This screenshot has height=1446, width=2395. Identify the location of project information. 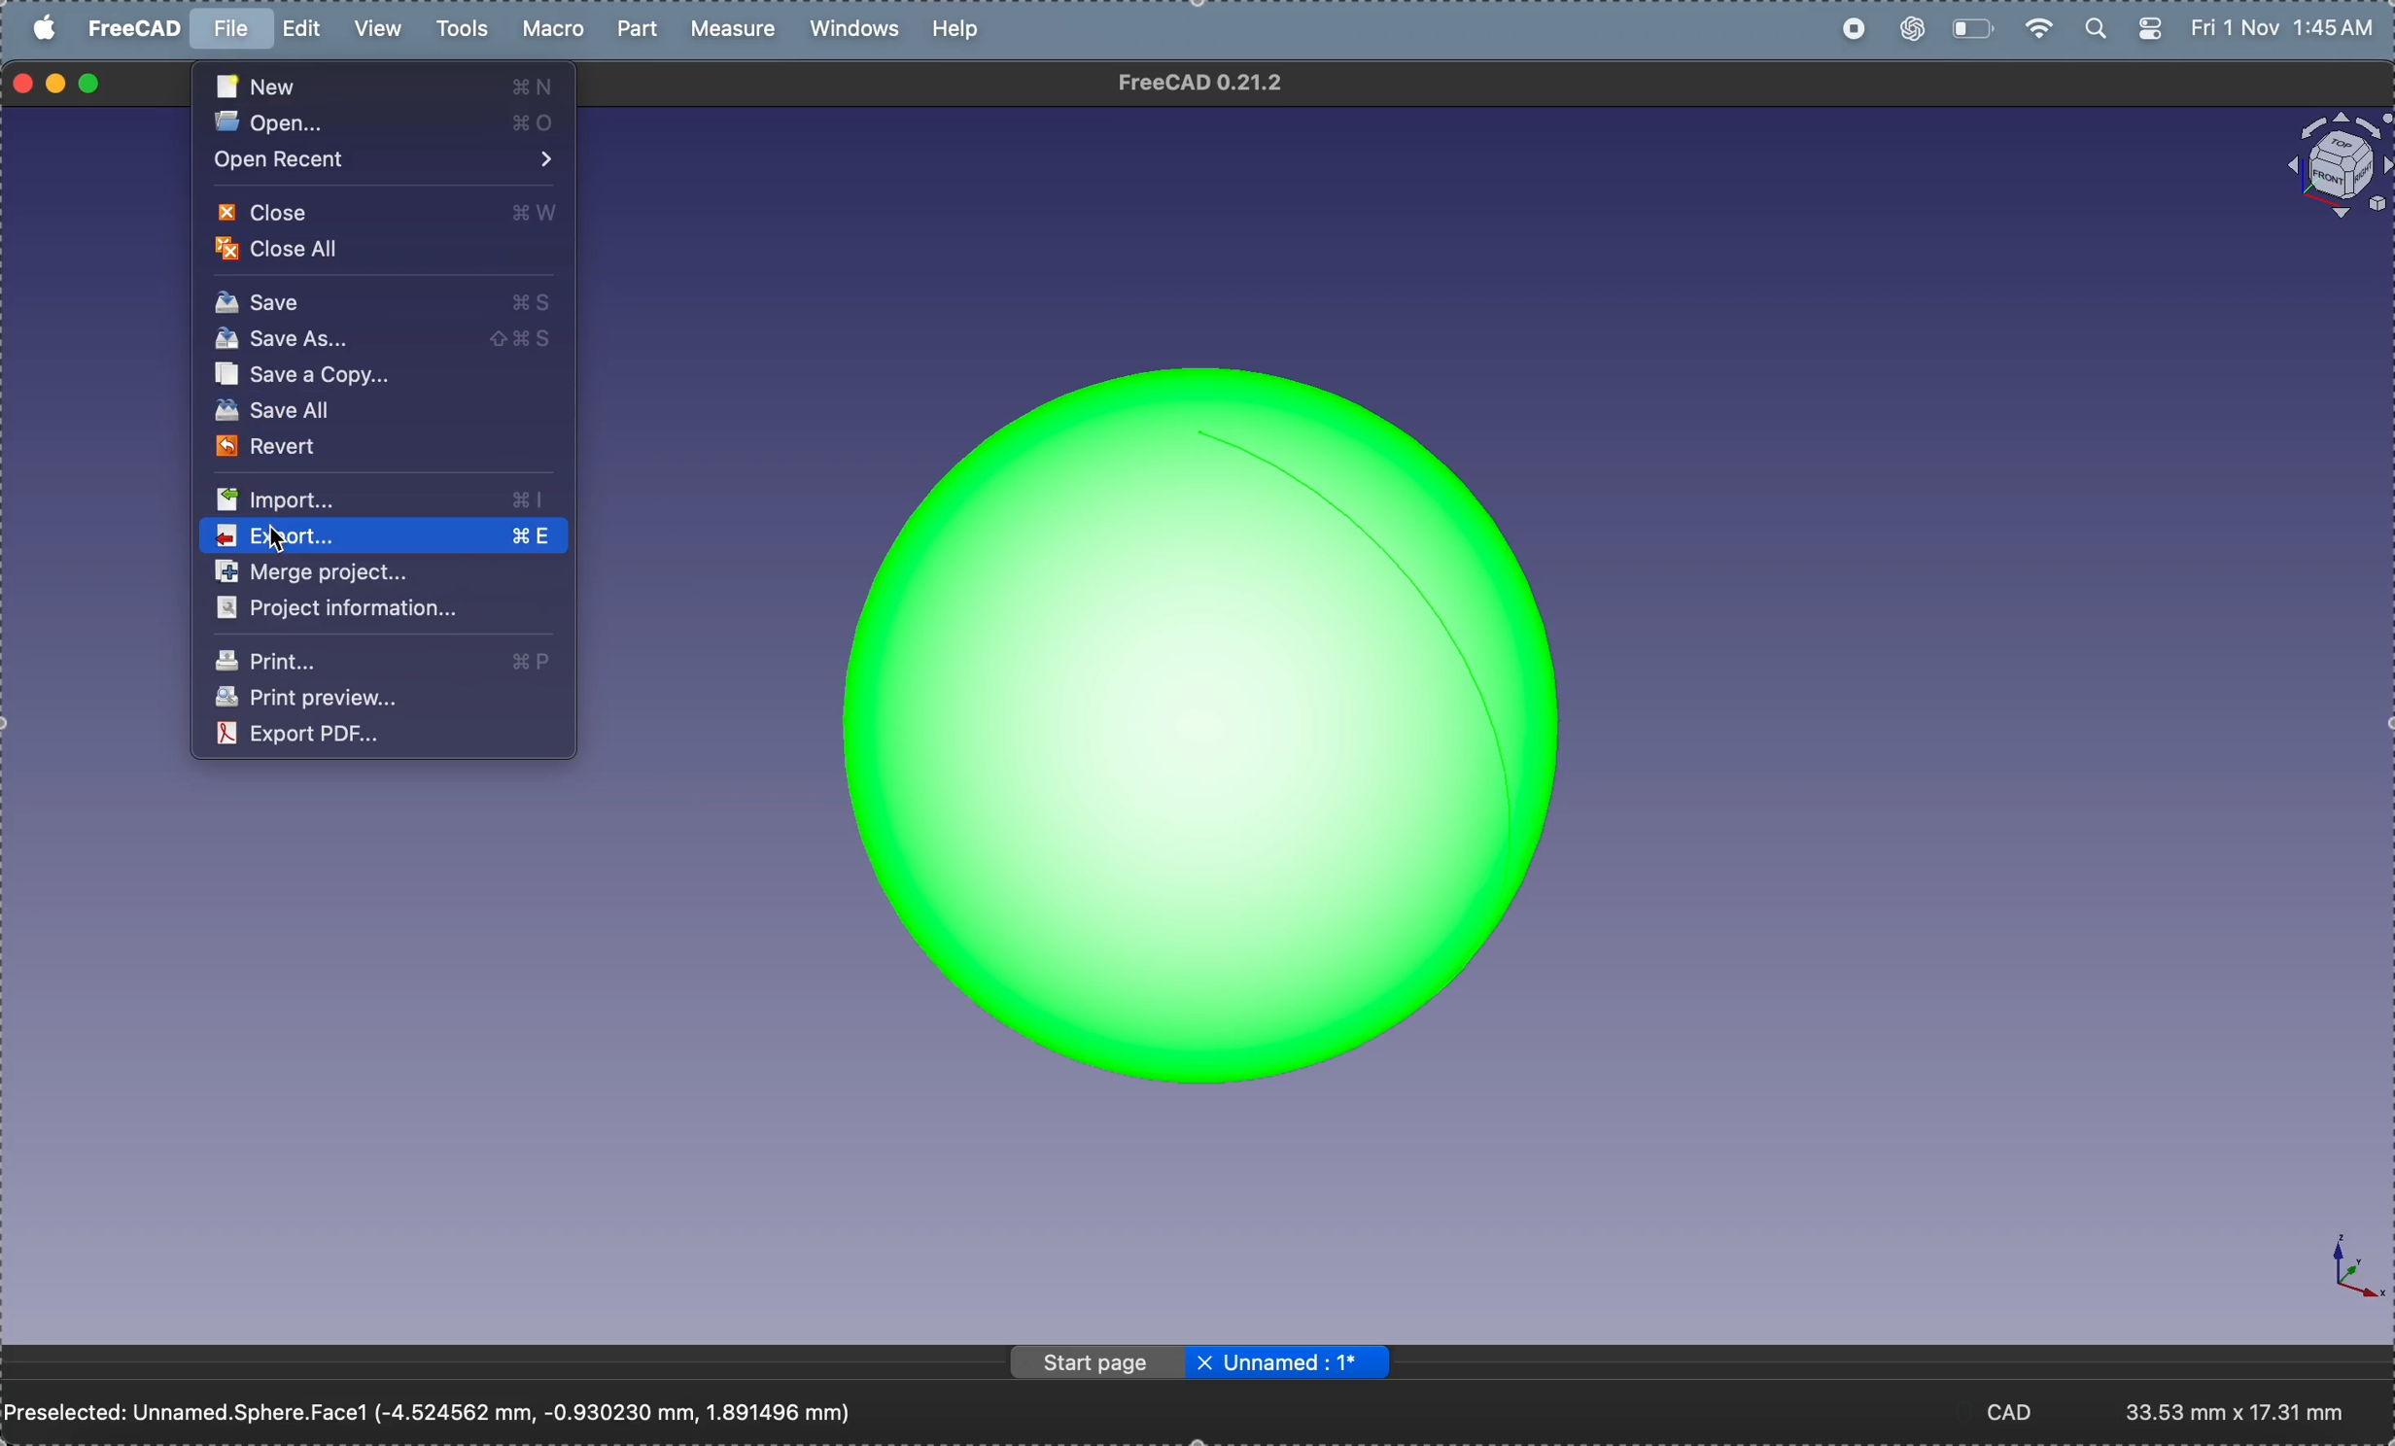
(379, 608).